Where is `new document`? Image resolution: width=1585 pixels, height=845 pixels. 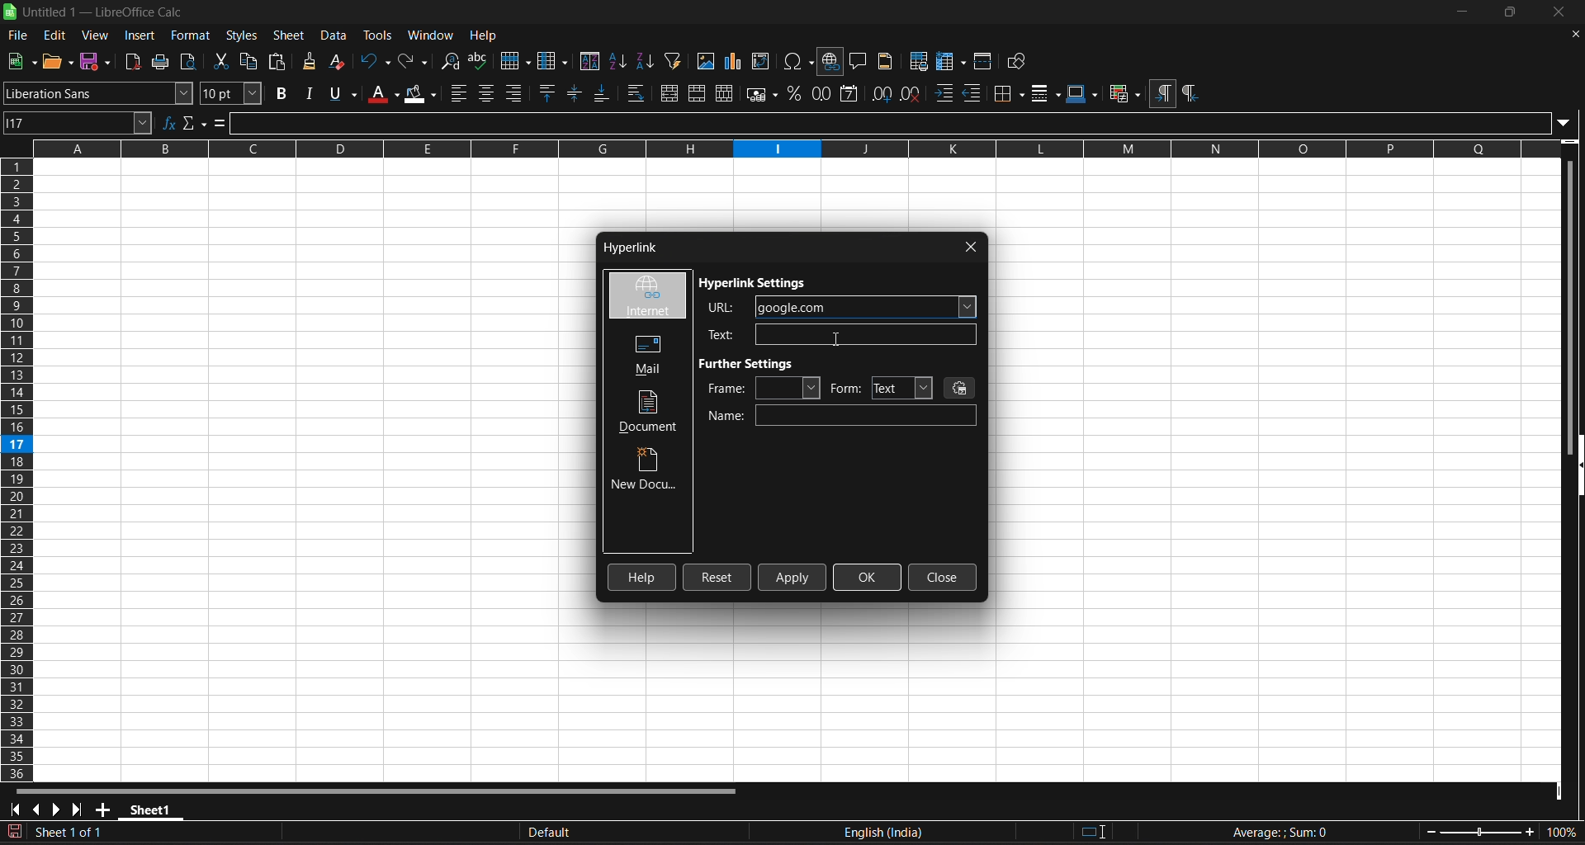
new document is located at coordinates (646, 471).